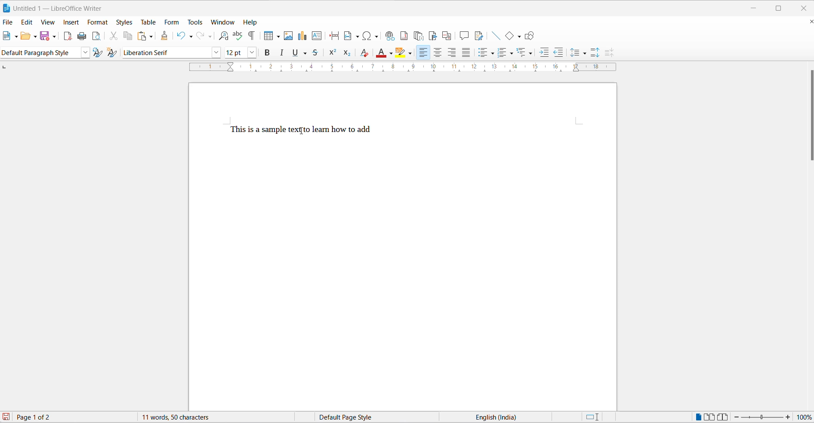 Image resolution: width=814 pixels, height=423 pixels. I want to click on decrease indent, so click(559, 52).